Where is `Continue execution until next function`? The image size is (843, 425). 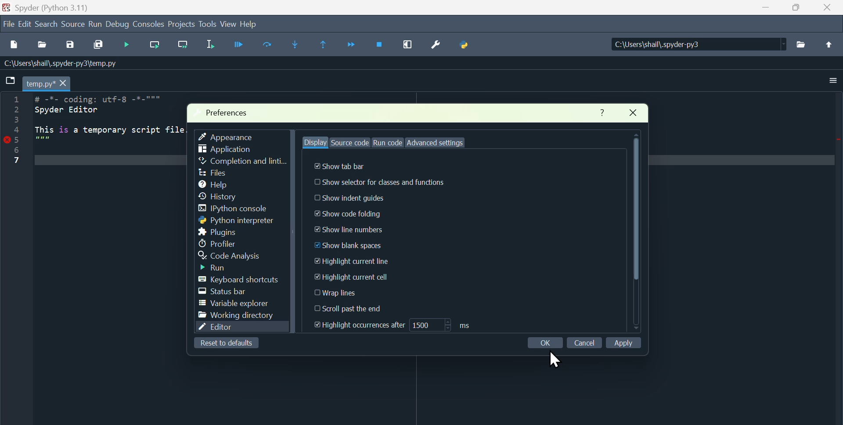 Continue execution until next function is located at coordinates (350, 43).